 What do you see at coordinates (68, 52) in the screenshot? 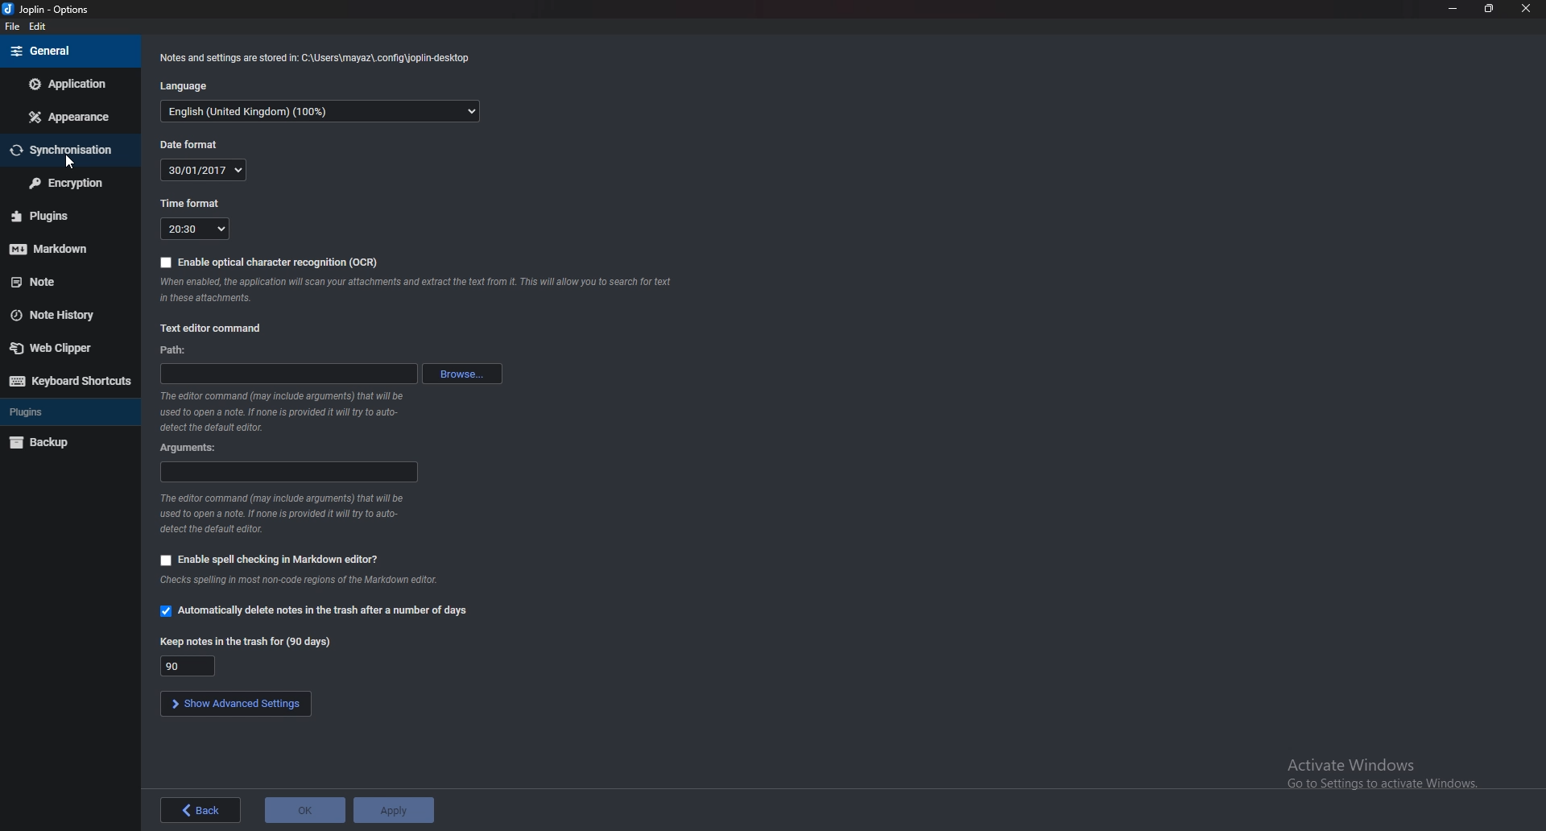
I see `general` at bounding box center [68, 52].